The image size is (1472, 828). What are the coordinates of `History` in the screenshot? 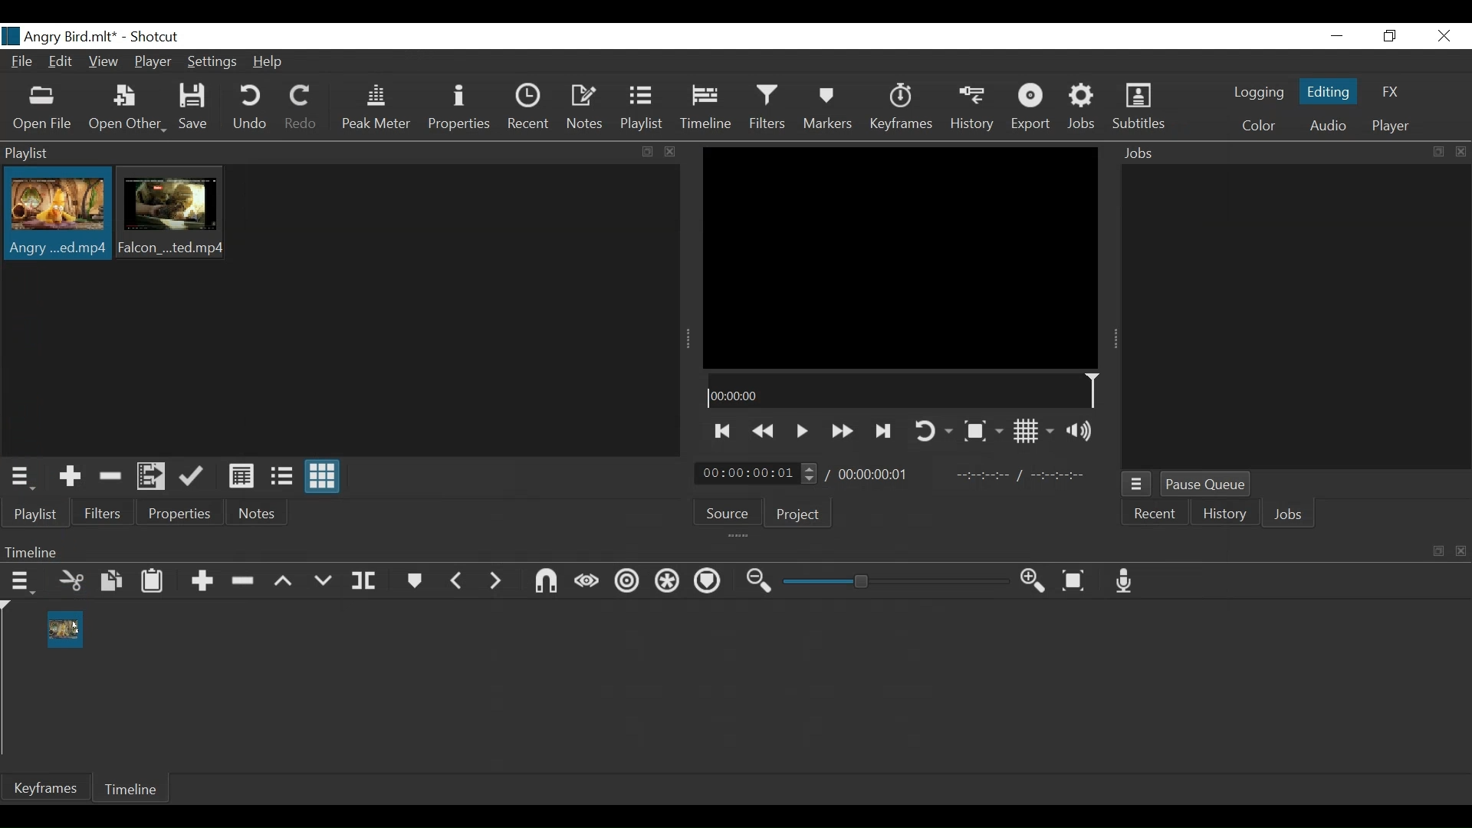 It's located at (976, 108).